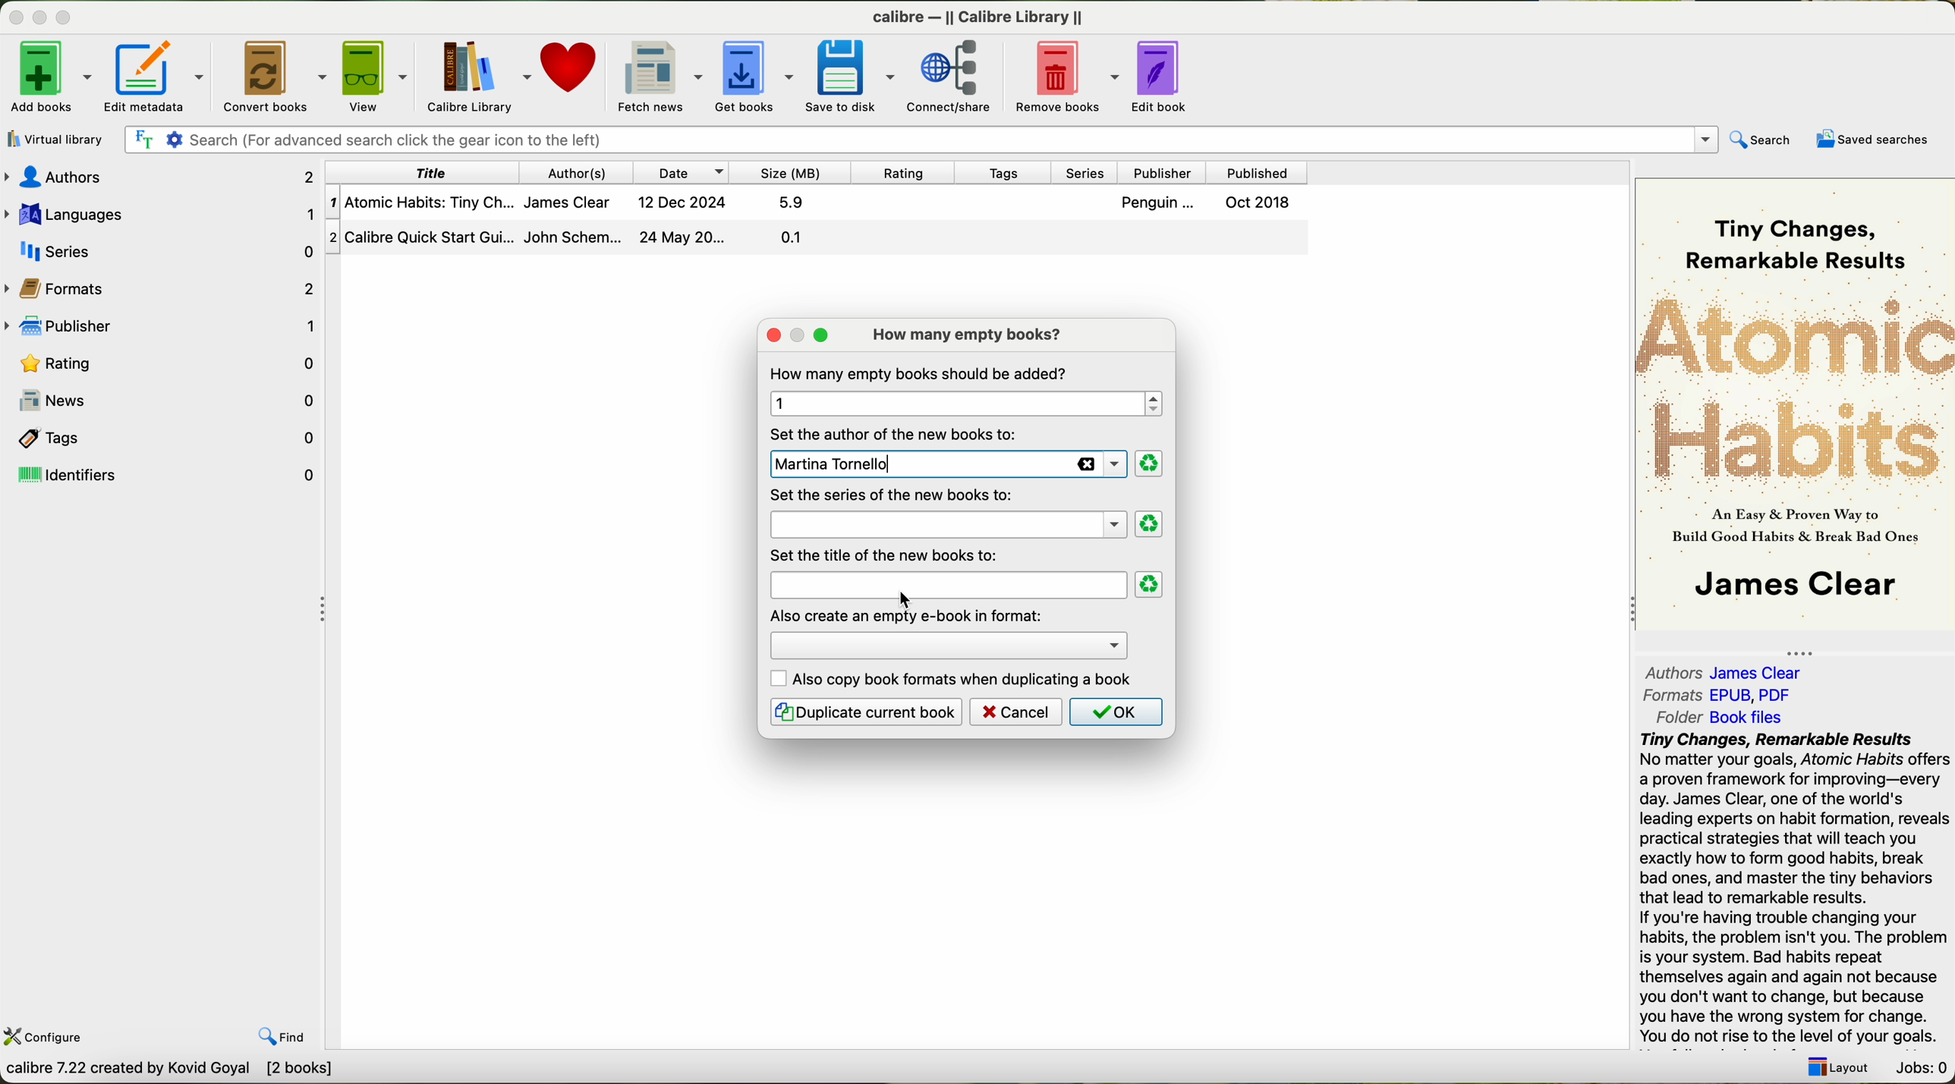  Describe the element at coordinates (1837, 1068) in the screenshot. I see `Layout` at that location.